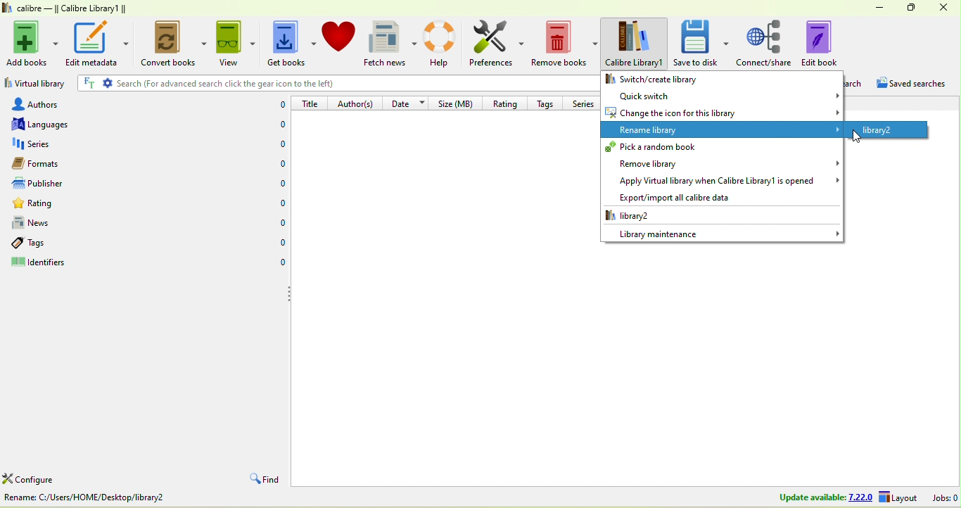  I want to click on choose calibre library to work with calibrery library 1 [0 books], so click(139, 500).